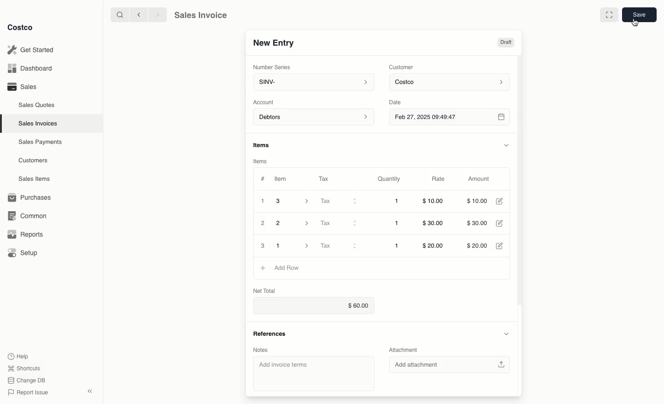 This screenshot has height=404, width=664. What do you see at coordinates (21, 86) in the screenshot?
I see `Sales` at bounding box center [21, 86].